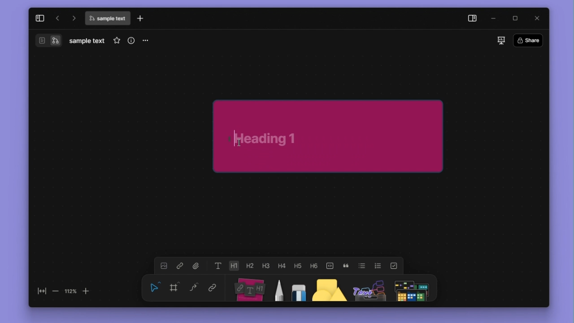 The image size is (574, 323). What do you see at coordinates (86, 292) in the screenshot?
I see `zoom in` at bounding box center [86, 292].